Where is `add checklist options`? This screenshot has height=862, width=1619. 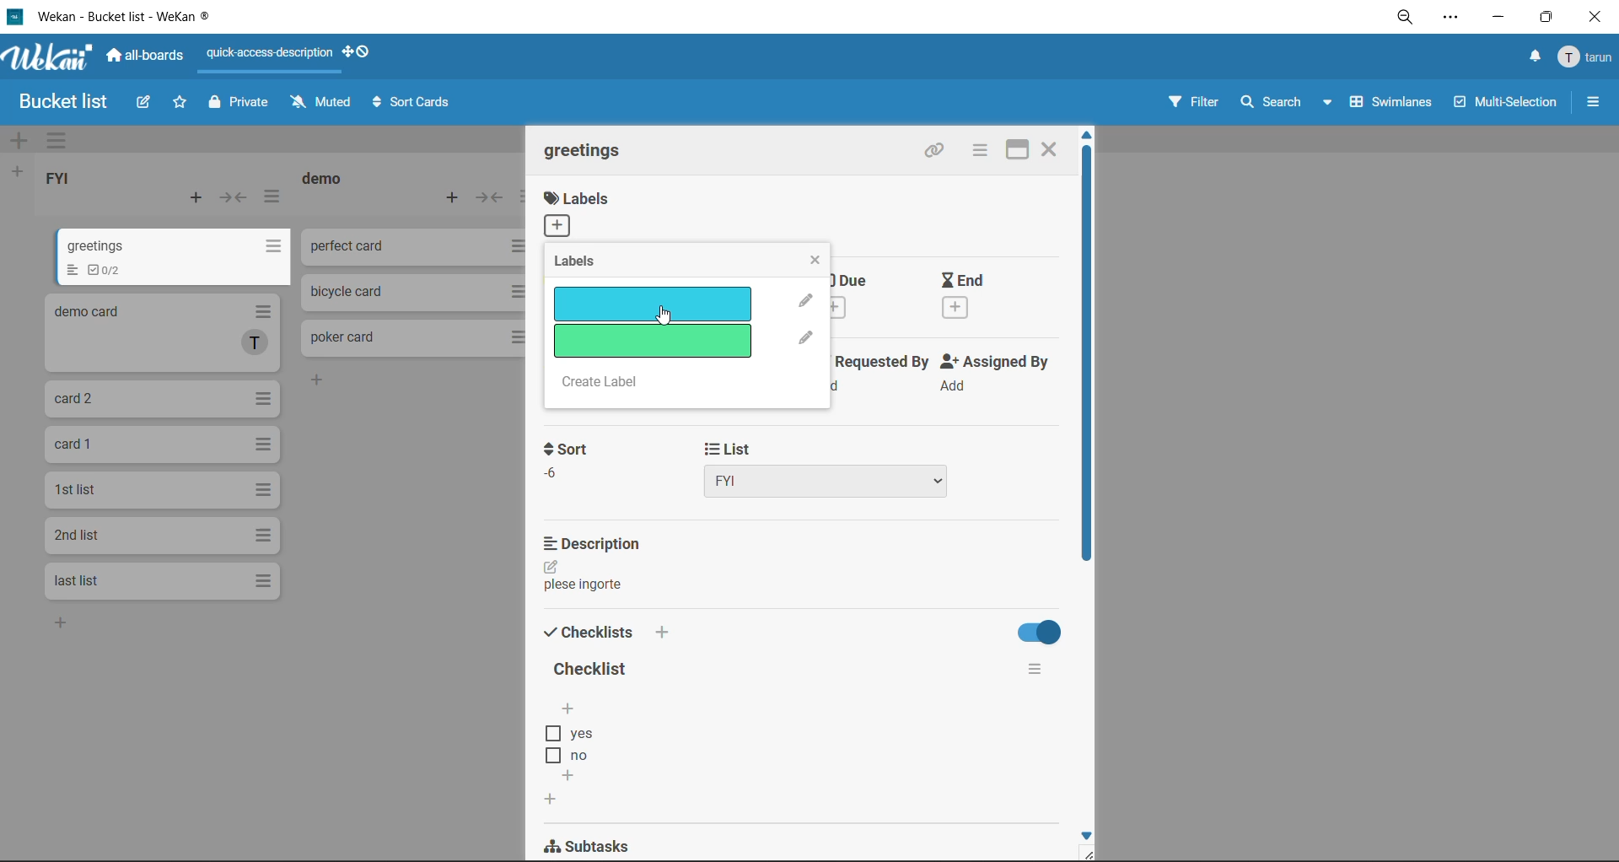
add checklist options is located at coordinates (571, 708).